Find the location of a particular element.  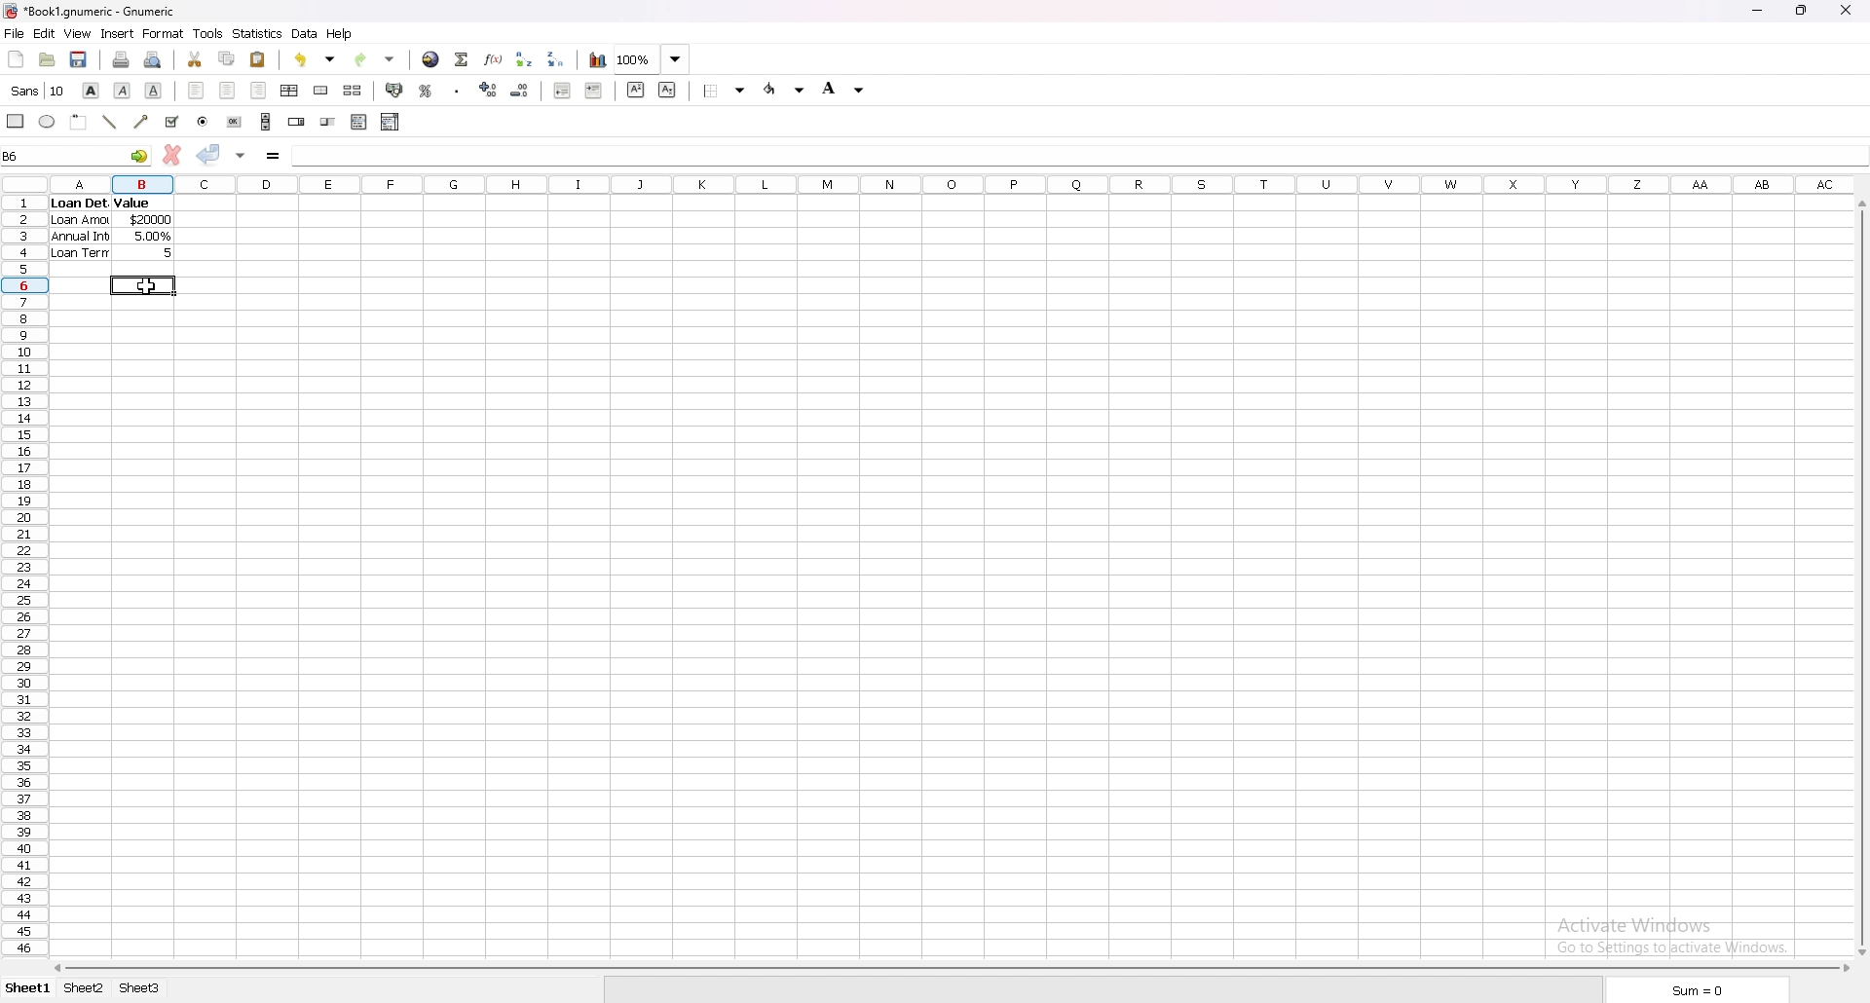

font is located at coordinates (39, 90).